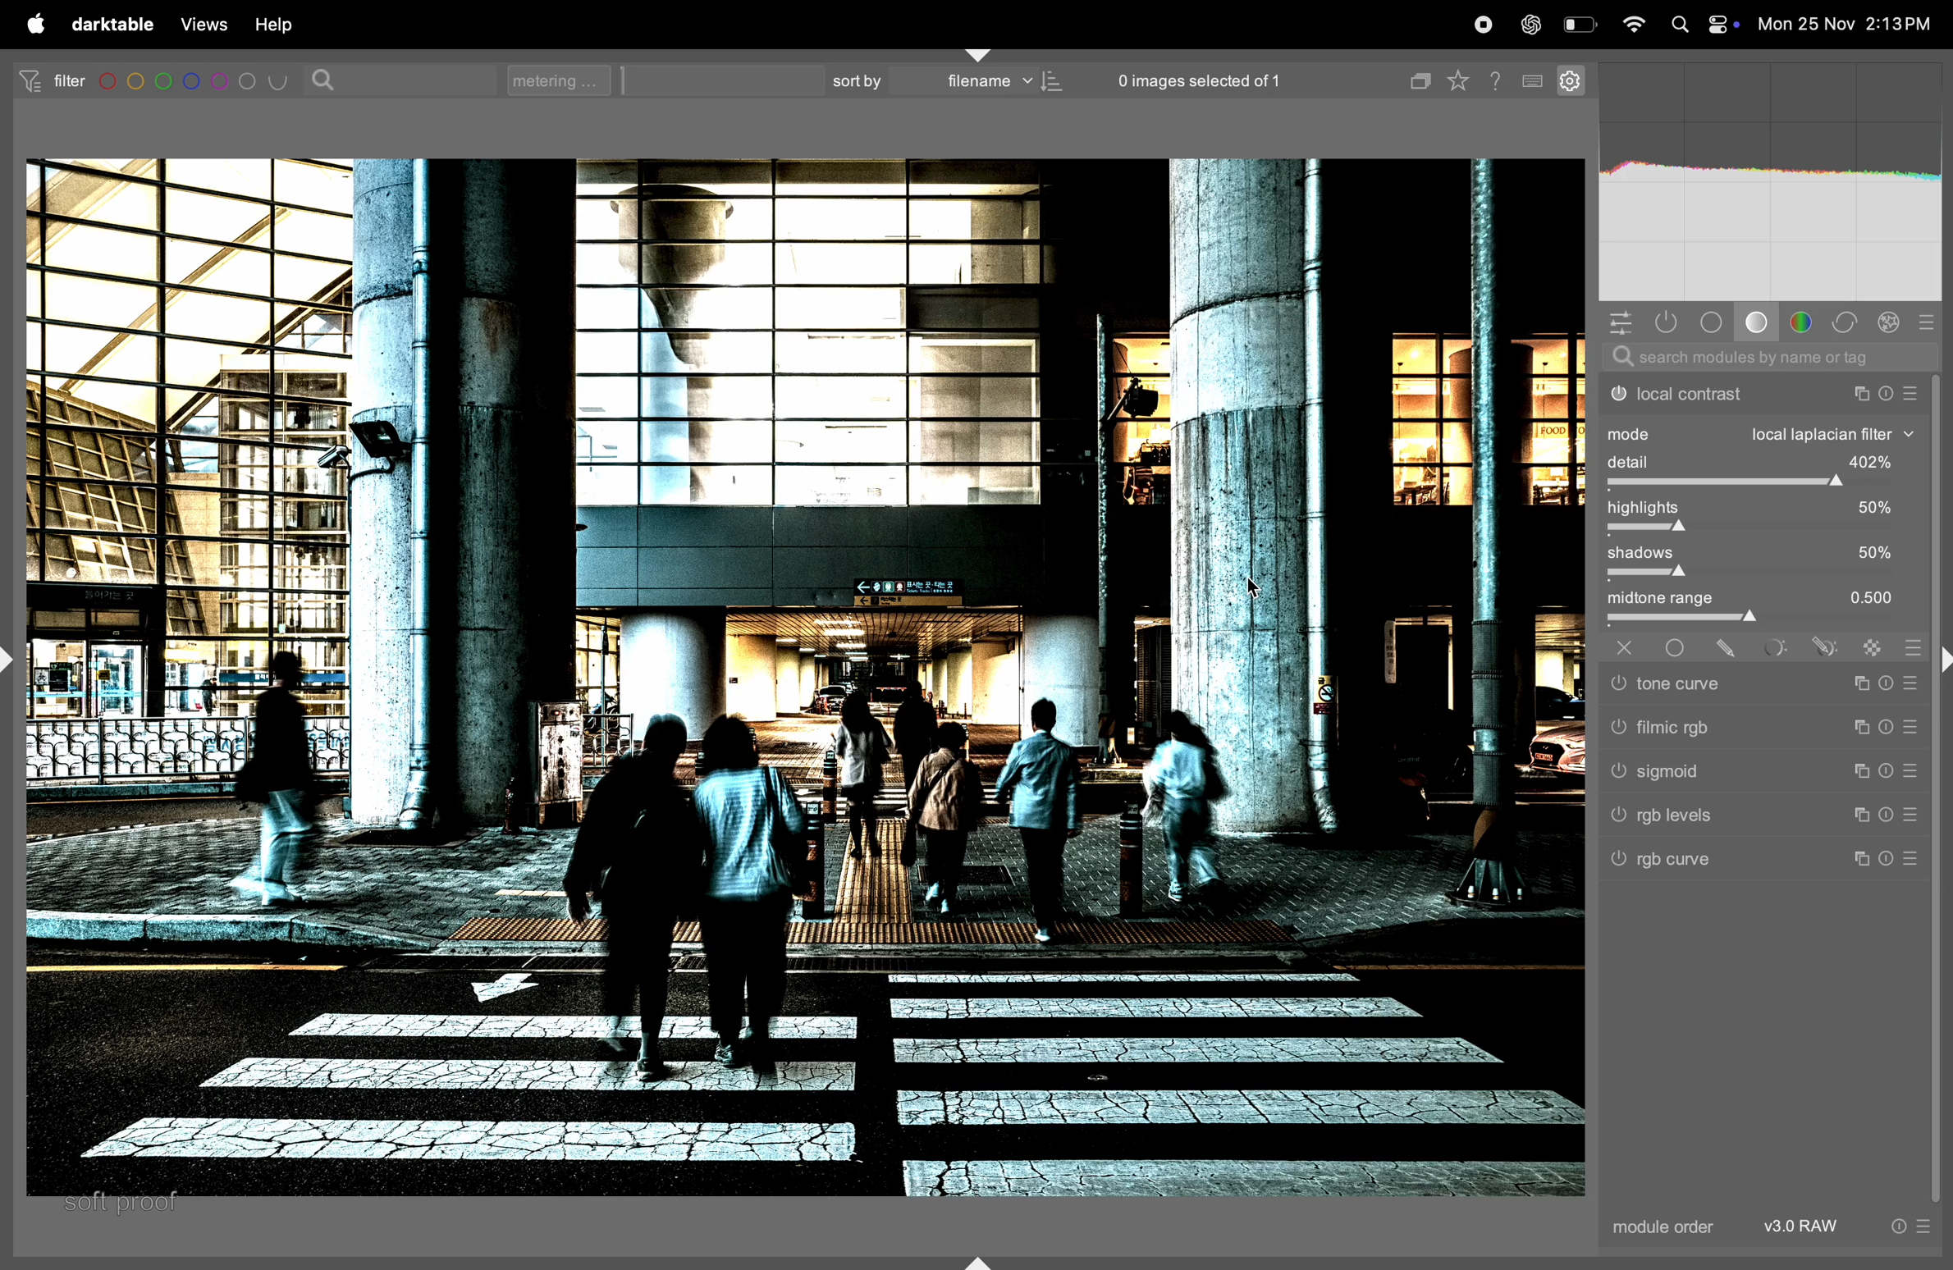 This screenshot has height=1270, width=1953. What do you see at coordinates (1617, 684) in the screenshot?
I see `tone curve switched off` at bounding box center [1617, 684].